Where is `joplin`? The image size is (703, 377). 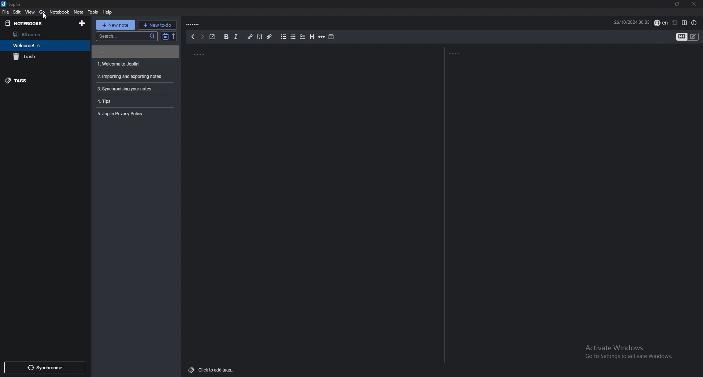
joplin is located at coordinates (13, 4).